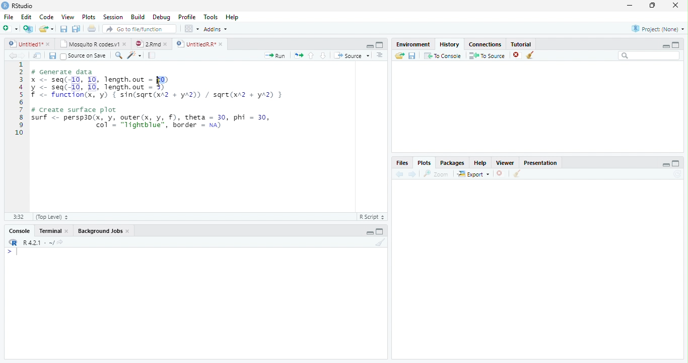 Image resolution: width=688 pixels, height=363 pixels. Describe the element at coordinates (67, 231) in the screenshot. I see `Close` at that location.